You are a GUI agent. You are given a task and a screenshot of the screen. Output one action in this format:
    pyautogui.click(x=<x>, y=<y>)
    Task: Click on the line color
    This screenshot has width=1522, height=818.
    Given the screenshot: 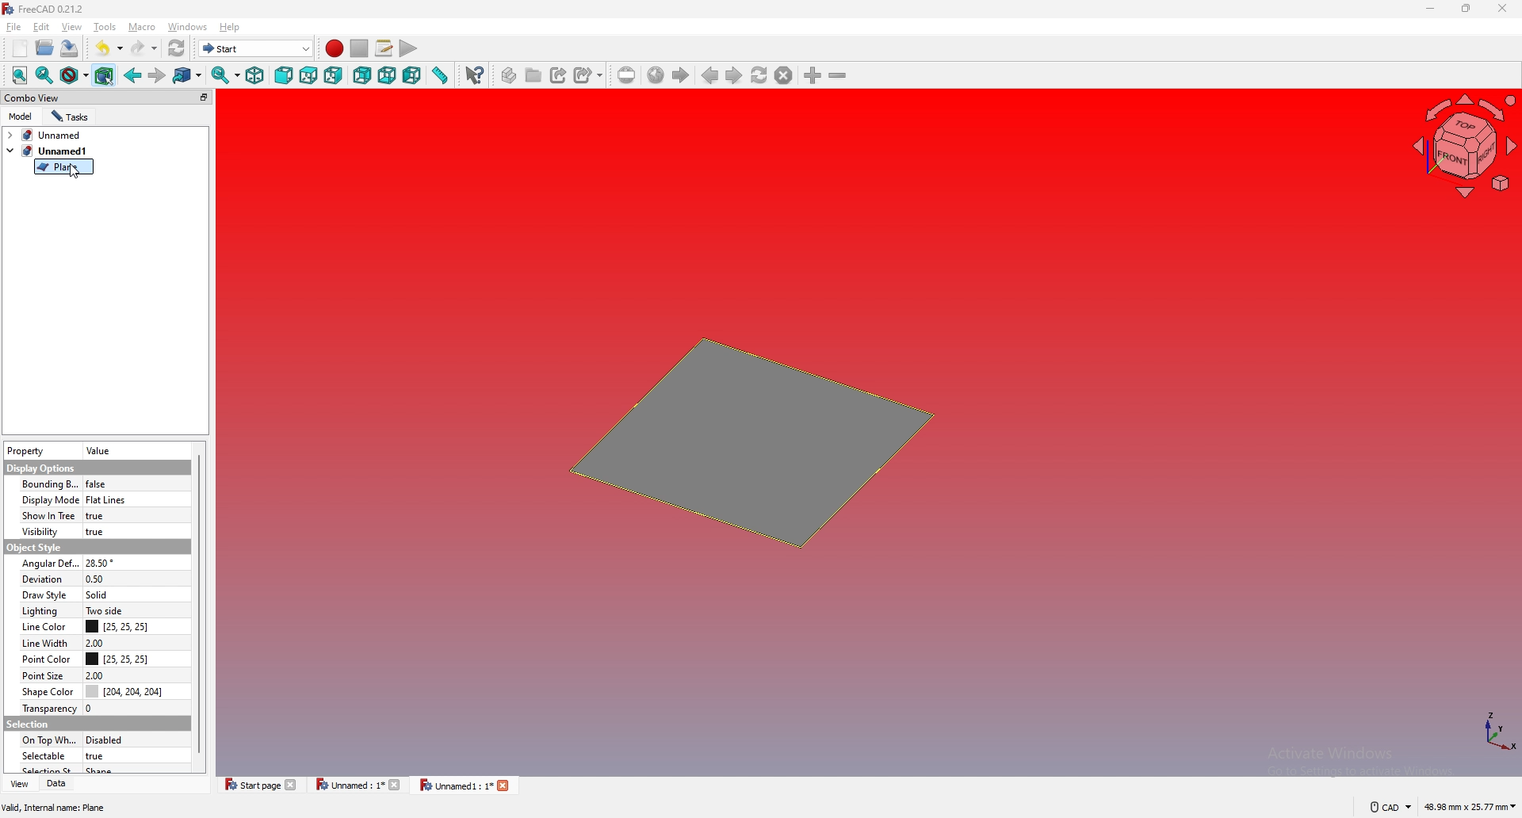 What is the action you would take?
    pyautogui.click(x=40, y=628)
    